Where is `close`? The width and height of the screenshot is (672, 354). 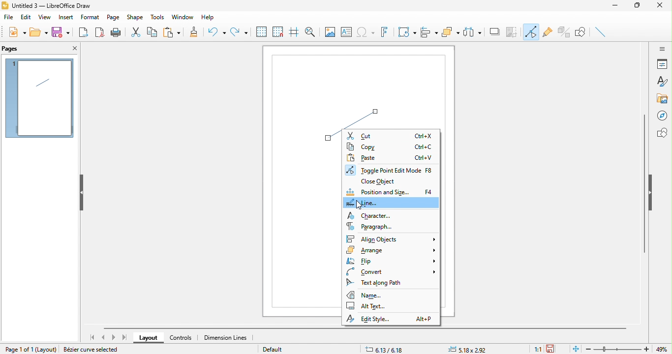 close is located at coordinates (663, 7).